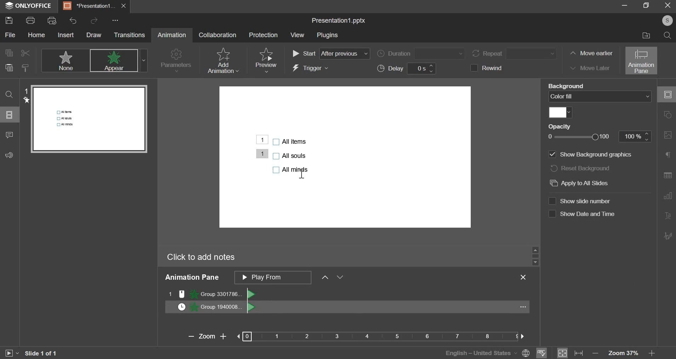 The width and height of the screenshot is (676, 359). What do you see at coordinates (585, 169) in the screenshot?
I see `reset background` at bounding box center [585, 169].